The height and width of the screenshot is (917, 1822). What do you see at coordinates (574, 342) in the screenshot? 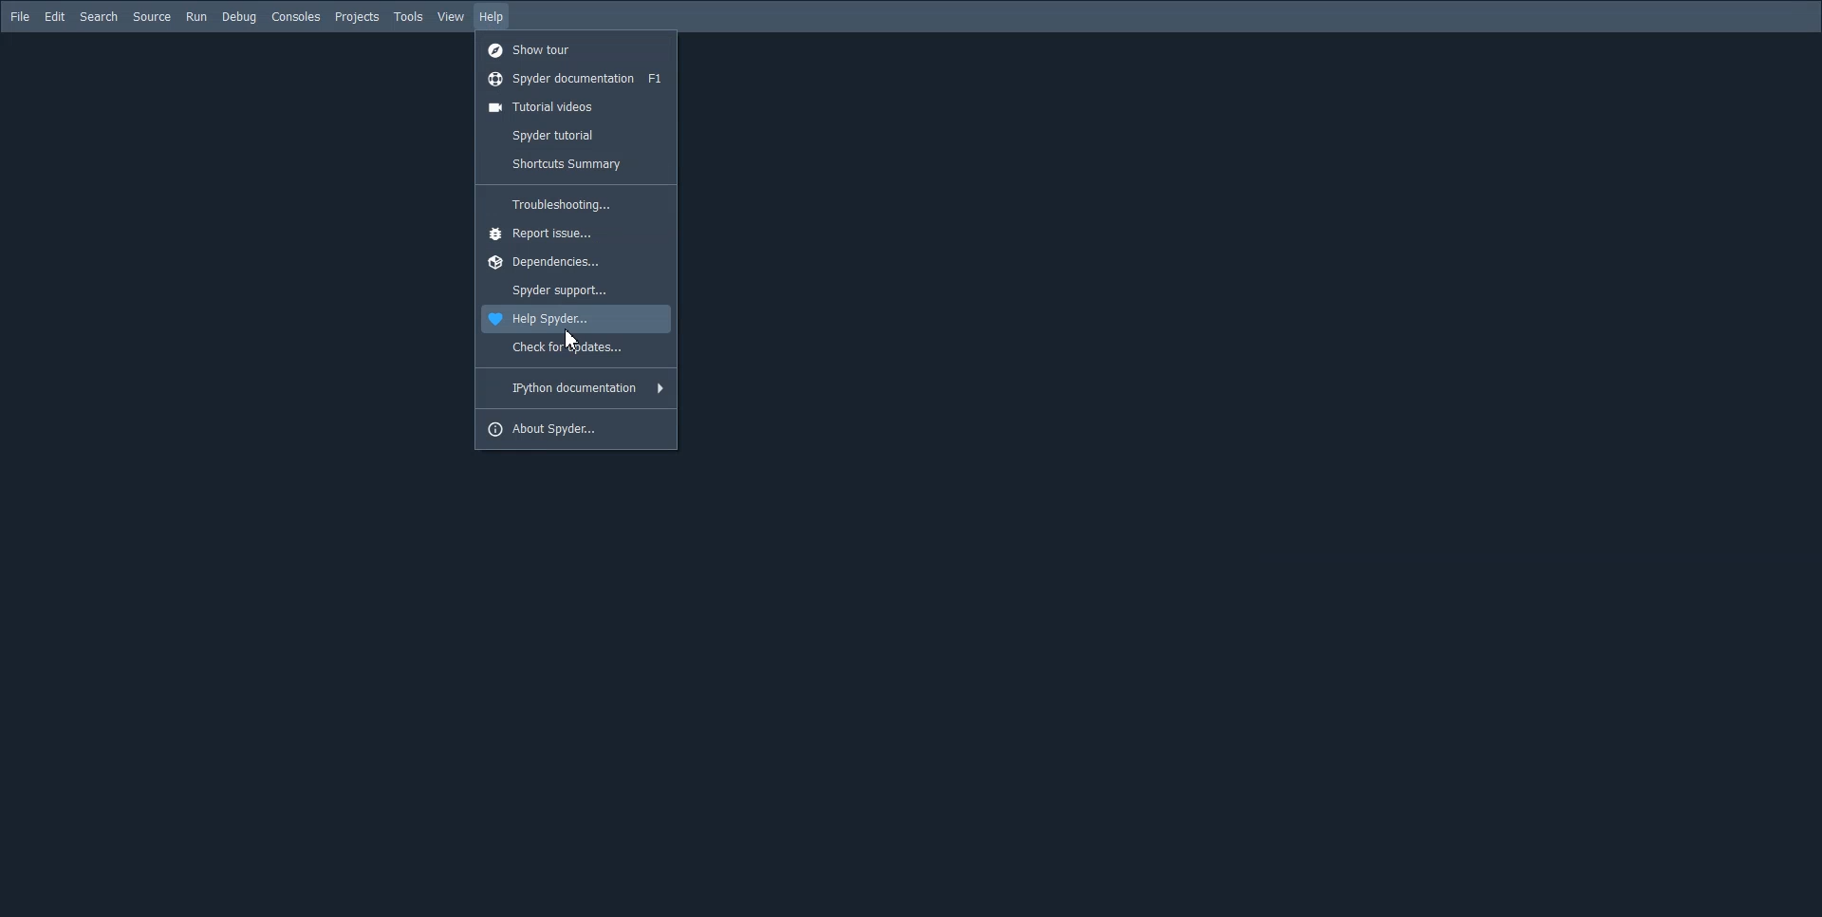
I see `cursor` at bounding box center [574, 342].